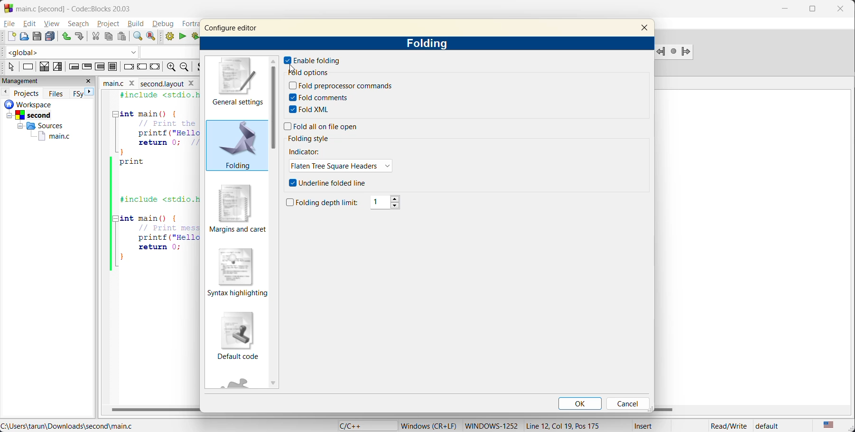 This screenshot has width=855, height=432. What do you see at coordinates (79, 36) in the screenshot?
I see `redo` at bounding box center [79, 36].